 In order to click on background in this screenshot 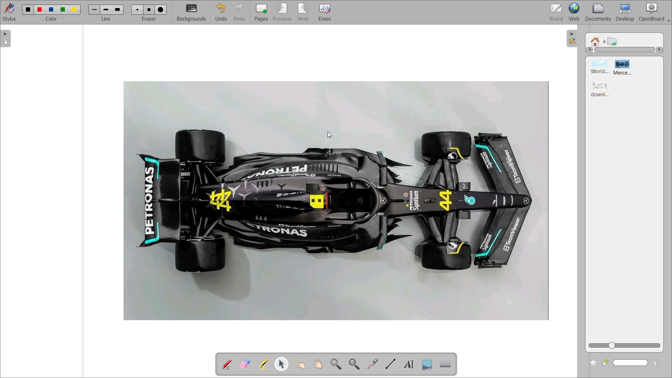, I will do `click(192, 12)`.